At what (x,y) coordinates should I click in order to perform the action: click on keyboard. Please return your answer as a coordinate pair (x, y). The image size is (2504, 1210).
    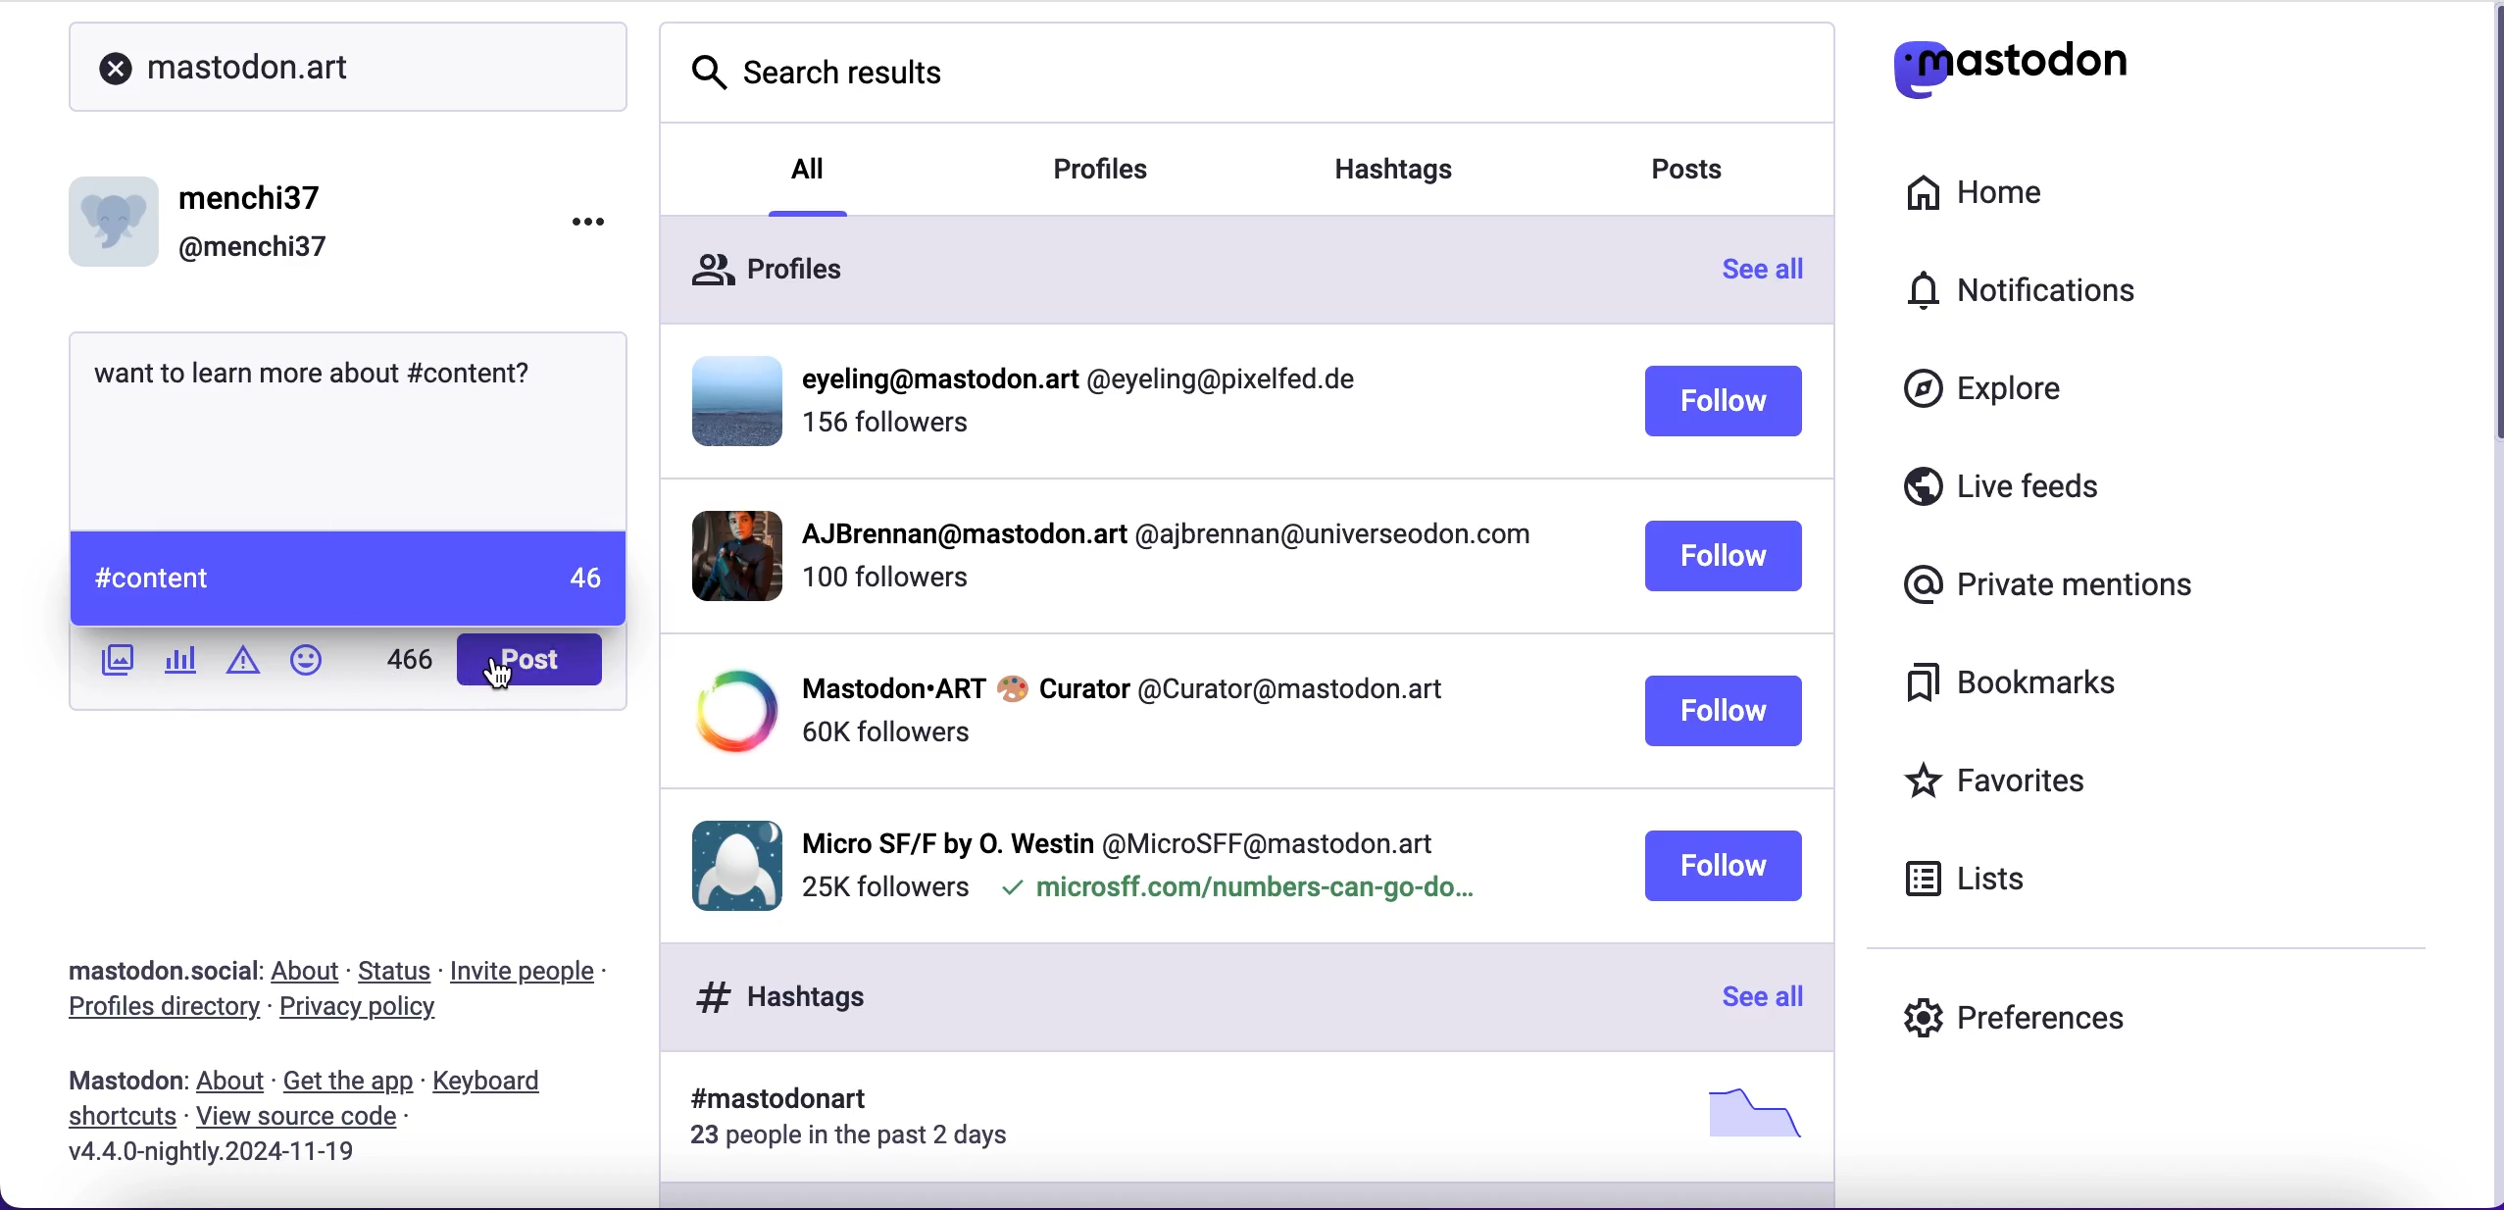
    Looking at the image, I should click on (494, 1083).